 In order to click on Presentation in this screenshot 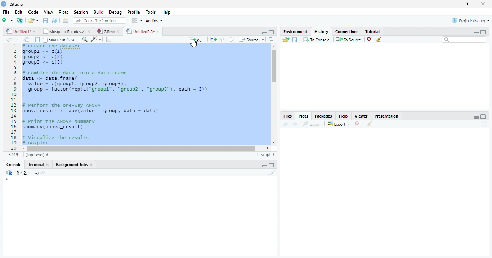, I will do `click(389, 115)`.